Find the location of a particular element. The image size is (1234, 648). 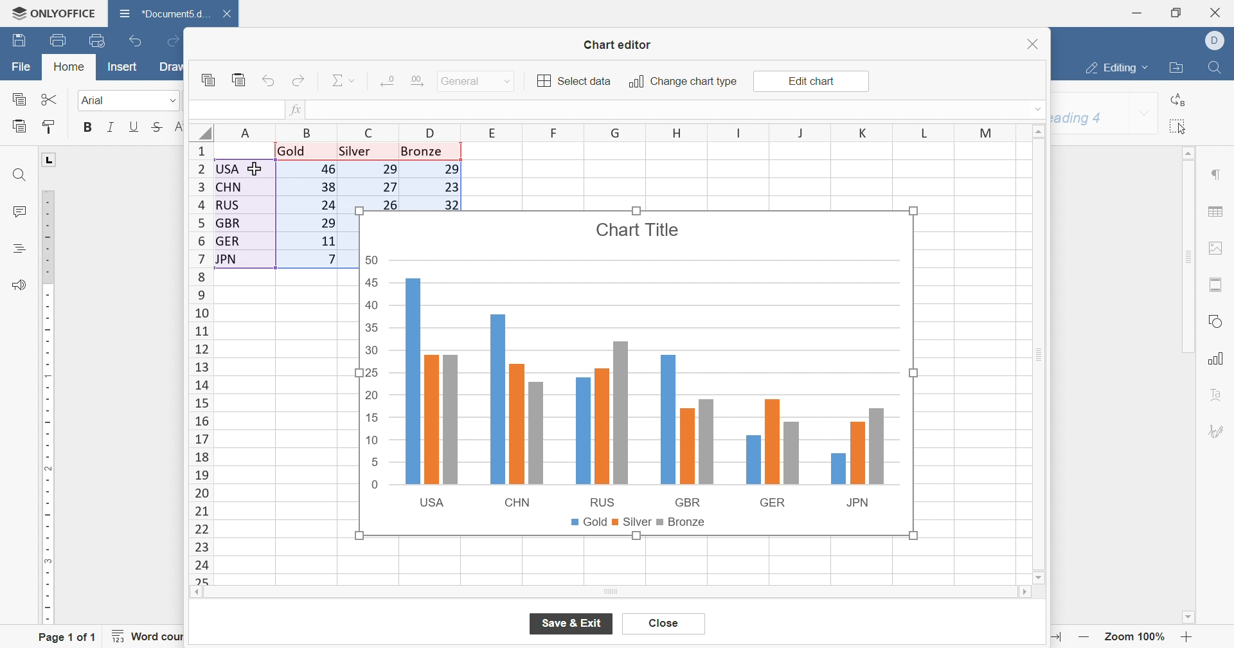

headings is located at coordinates (20, 249).